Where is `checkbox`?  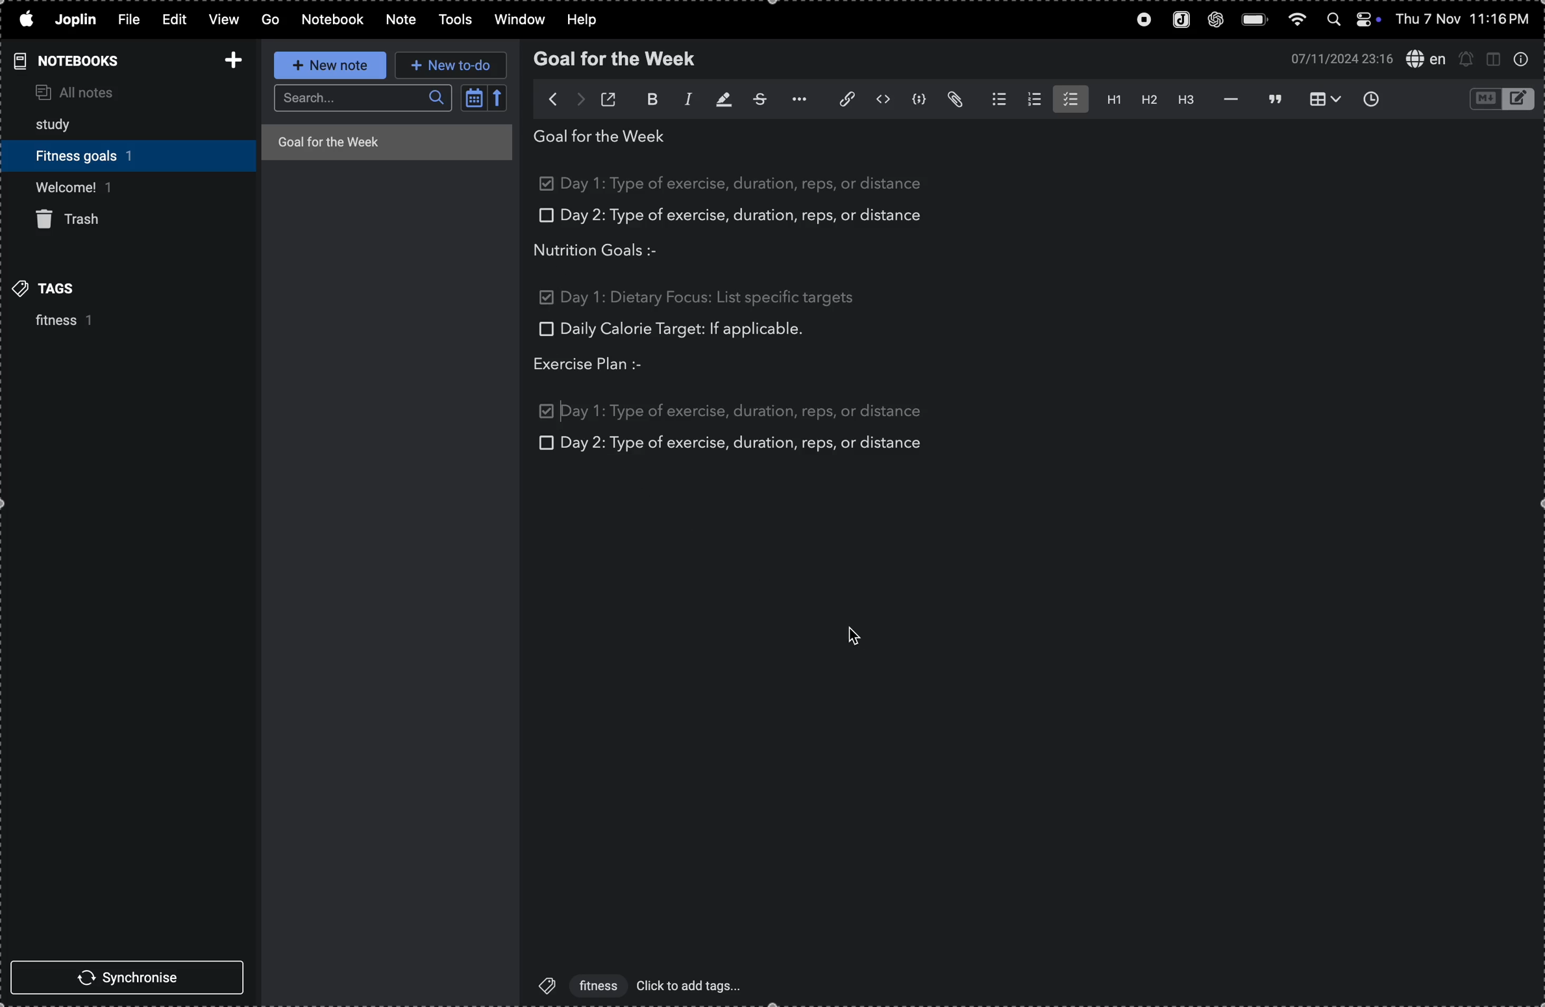 checkbox is located at coordinates (545, 442).